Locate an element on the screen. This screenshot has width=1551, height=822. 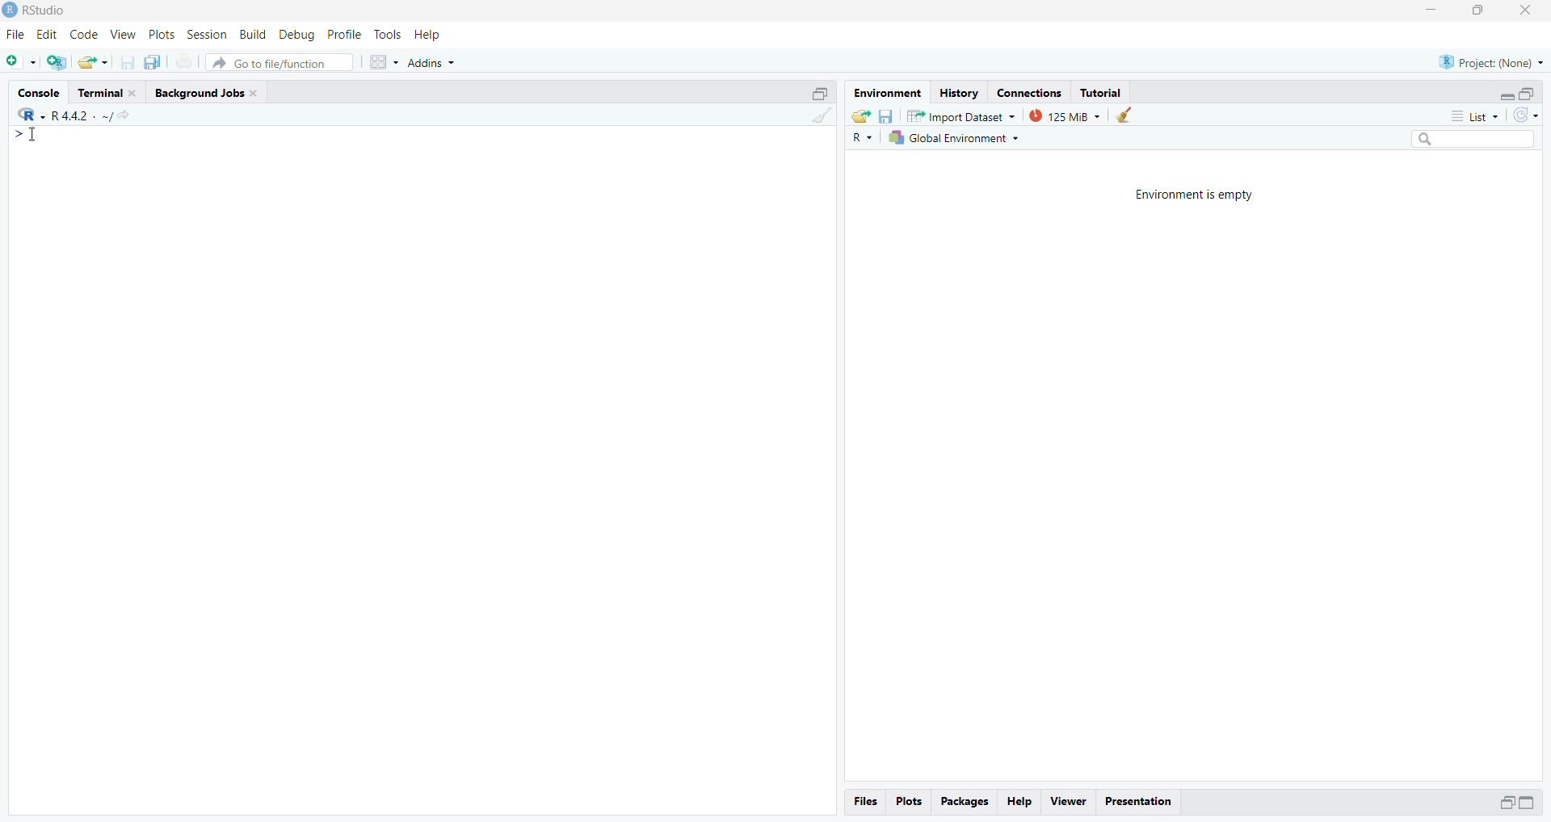
open existing file is located at coordinates (94, 62).